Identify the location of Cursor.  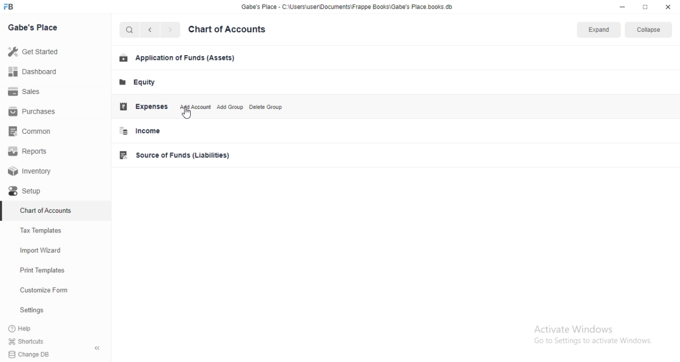
(193, 114).